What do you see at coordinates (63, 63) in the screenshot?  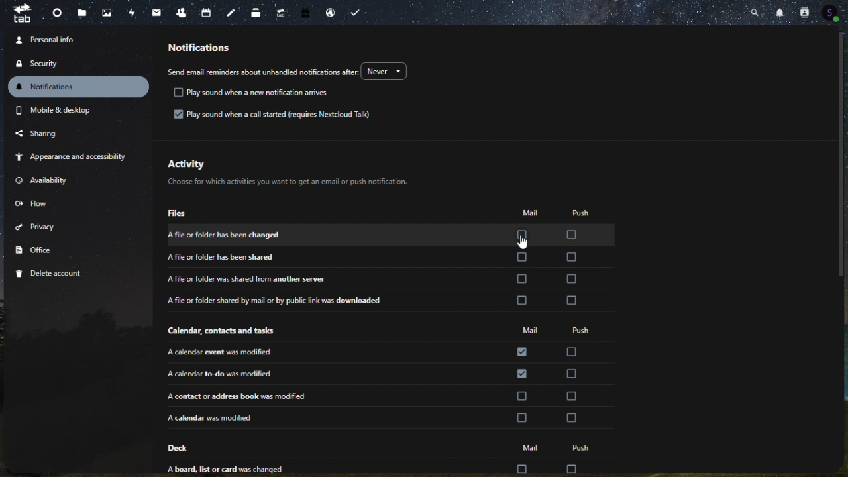 I see `security` at bounding box center [63, 63].